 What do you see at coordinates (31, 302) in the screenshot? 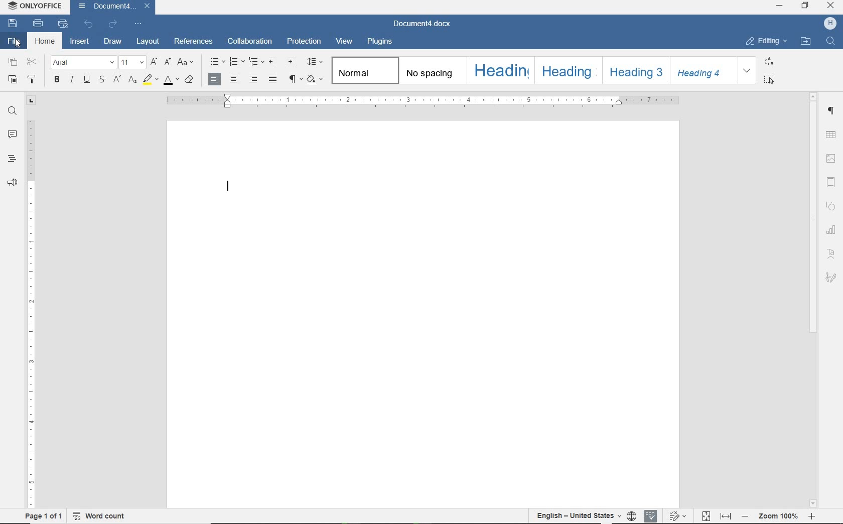
I see `ruler` at bounding box center [31, 302].